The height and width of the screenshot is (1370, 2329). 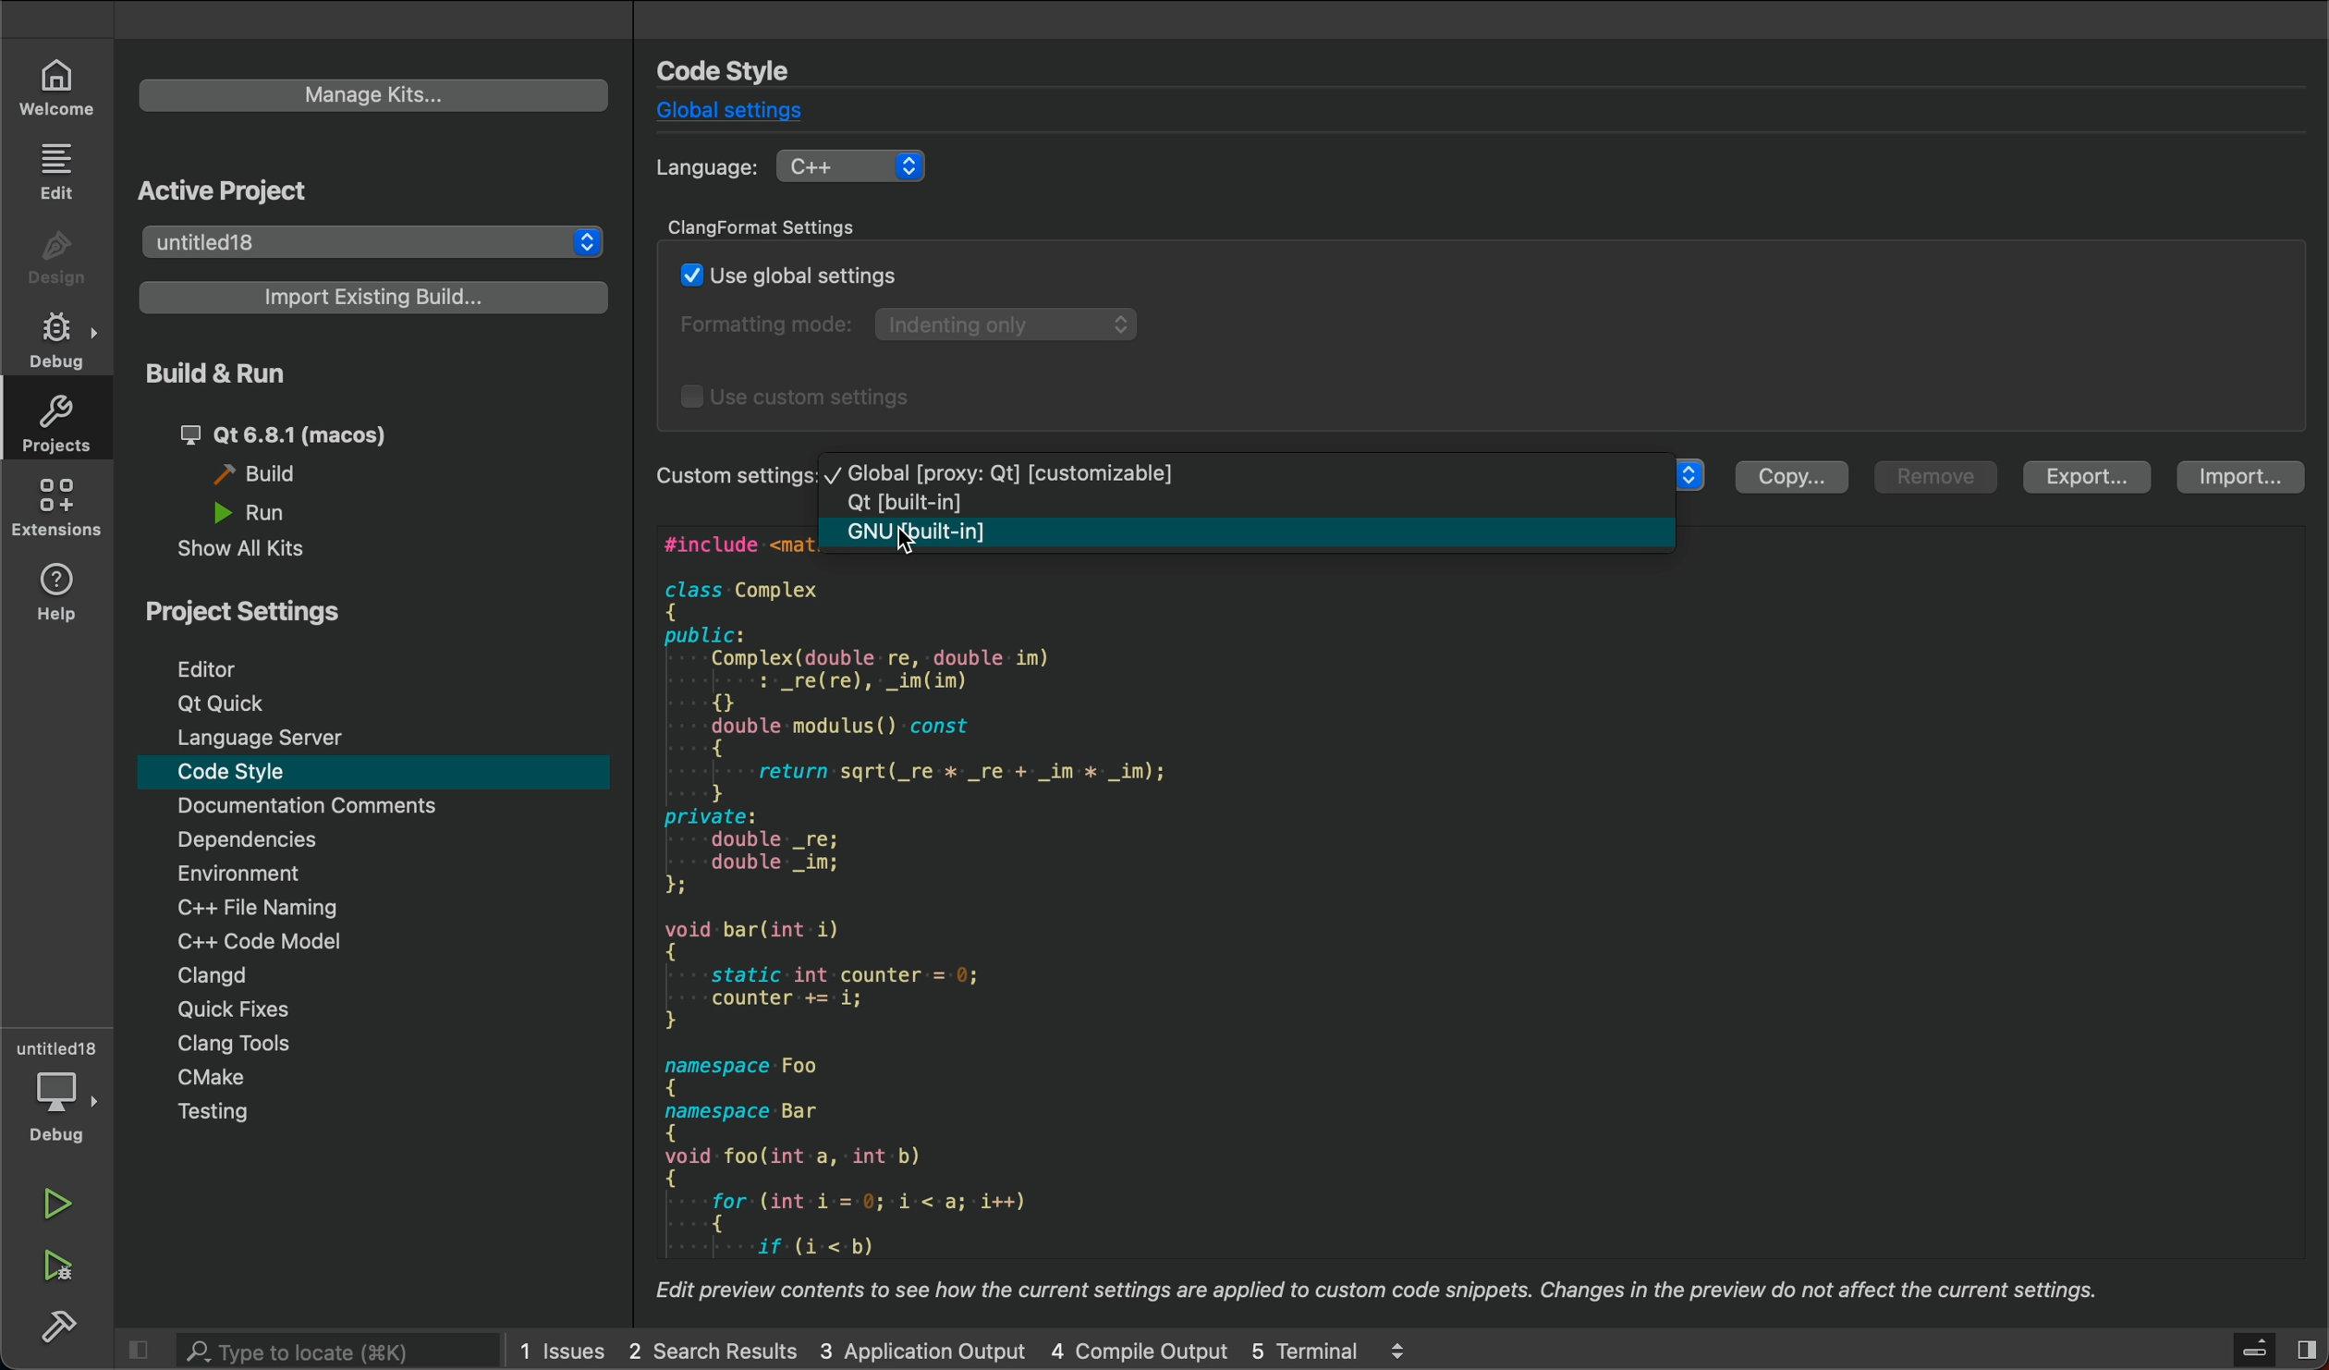 What do you see at coordinates (239, 1046) in the screenshot?
I see `clang tools` at bounding box center [239, 1046].